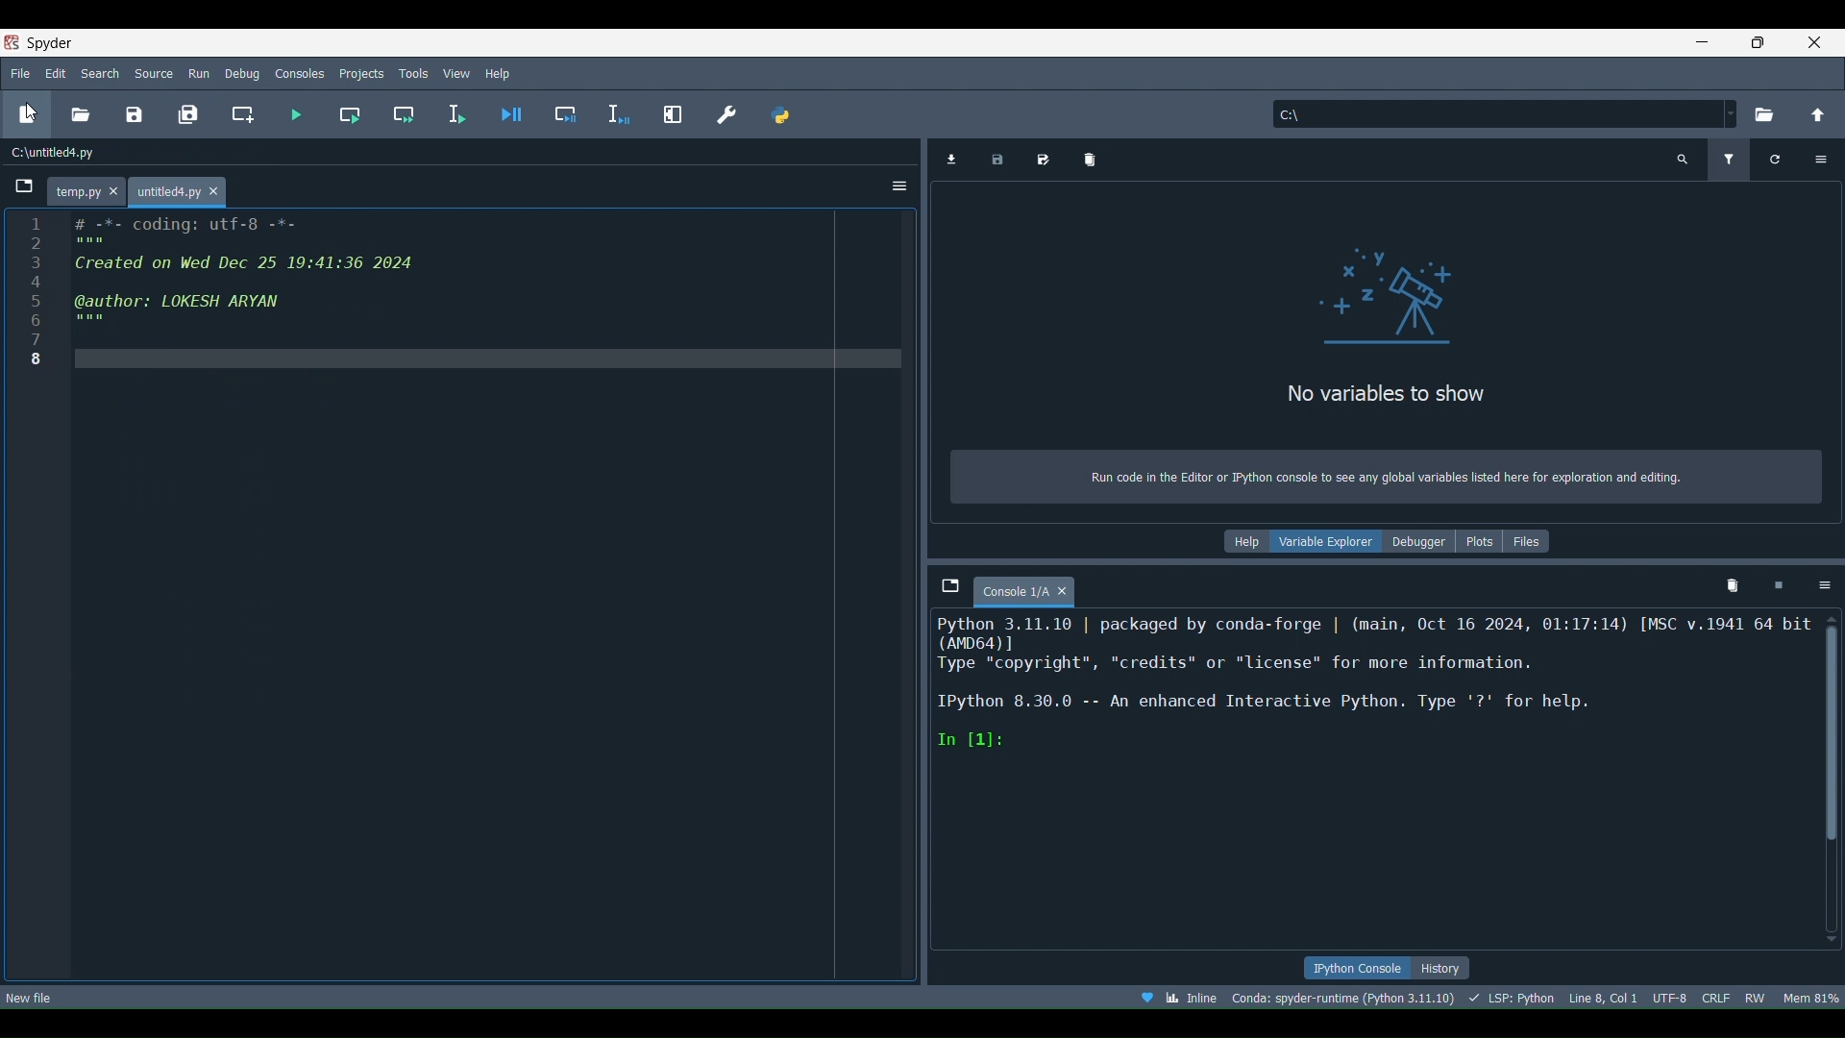  I want to click on Interrupt kernel, so click(1779, 584).